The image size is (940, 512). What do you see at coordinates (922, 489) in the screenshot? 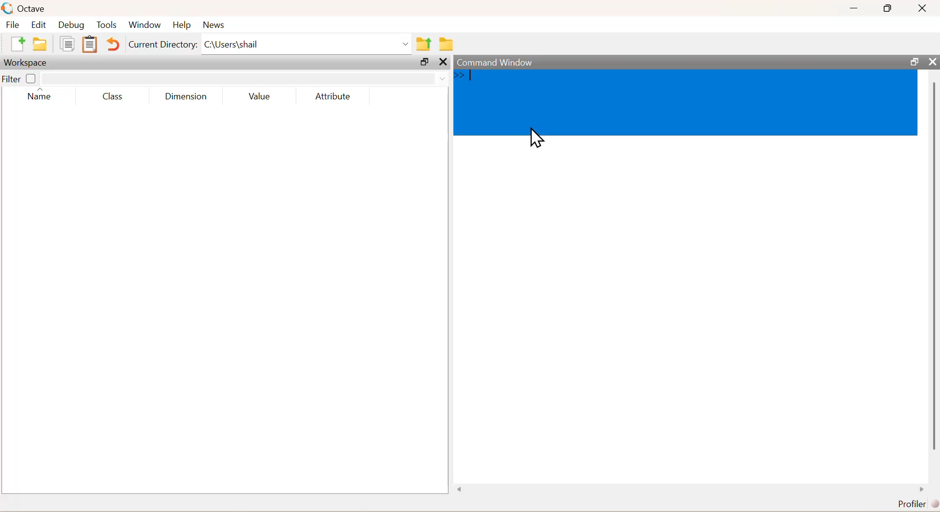
I see `scroll right` at bounding box center [922, 489].